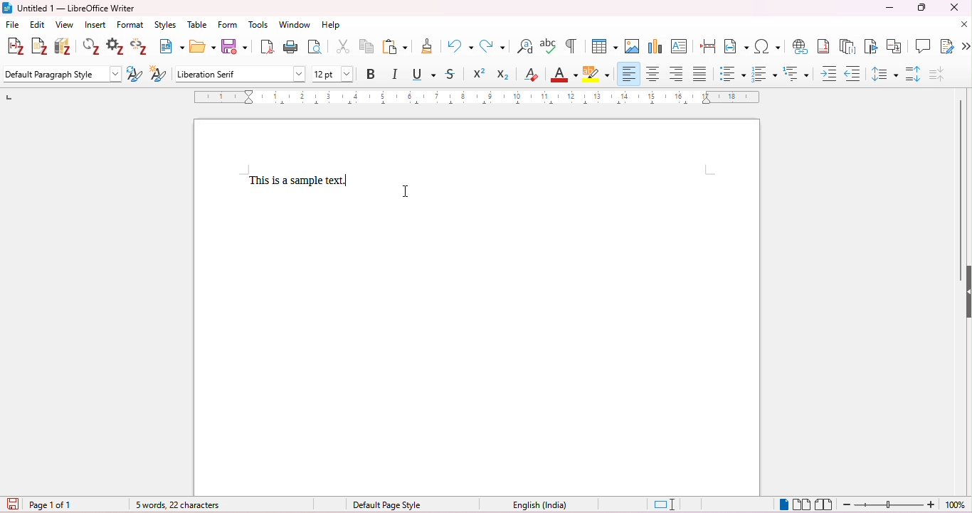 The height and width of the screenshot is (513, 972). Describe the element at coordinates (914, 75) in the screenshot. I see `increase paragraph spacing` at that location.